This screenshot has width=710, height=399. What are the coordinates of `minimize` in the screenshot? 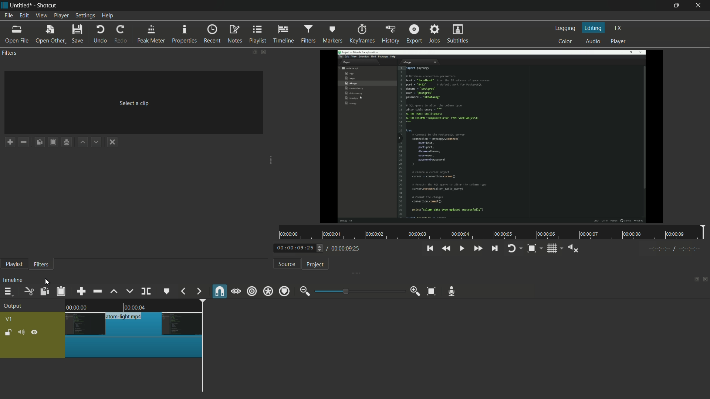 It's located at (654, 6).